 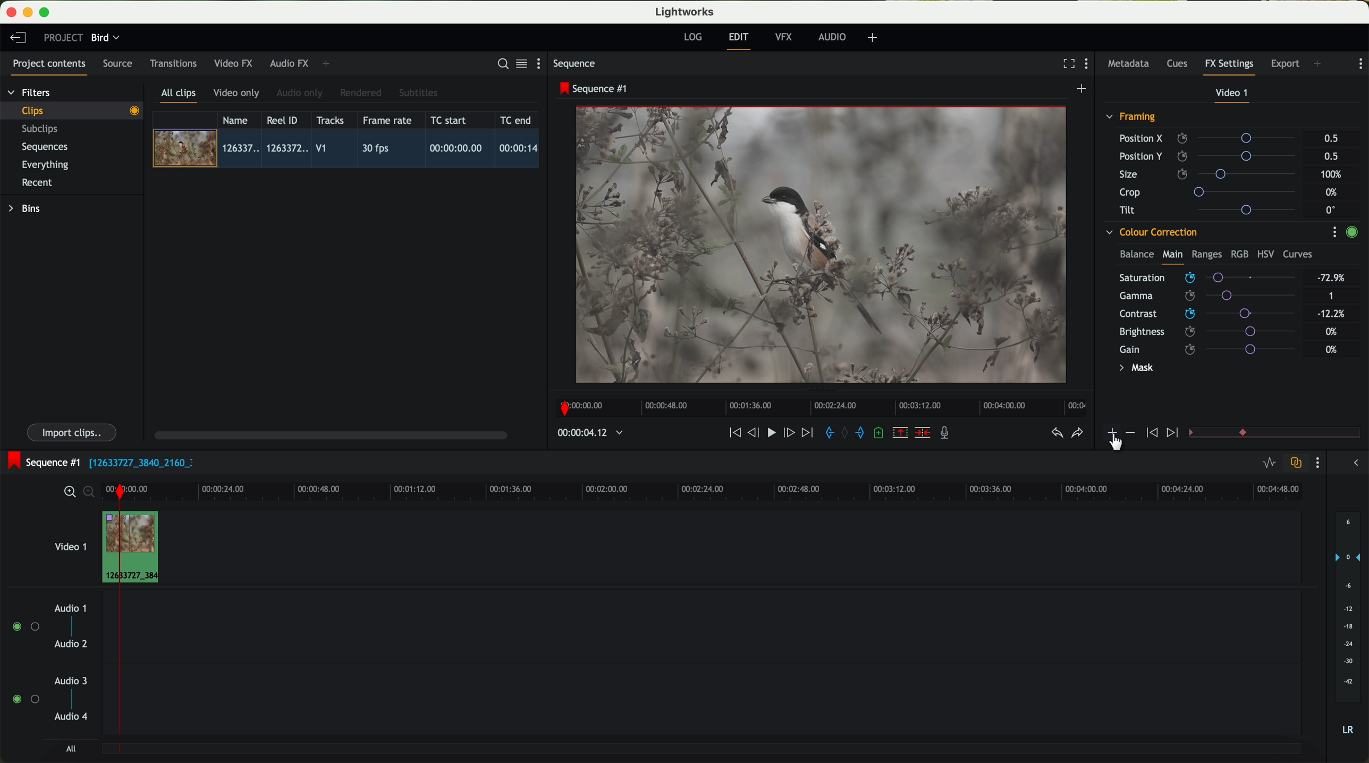 I want to click on colour correction, so click(x=1151, y=232).